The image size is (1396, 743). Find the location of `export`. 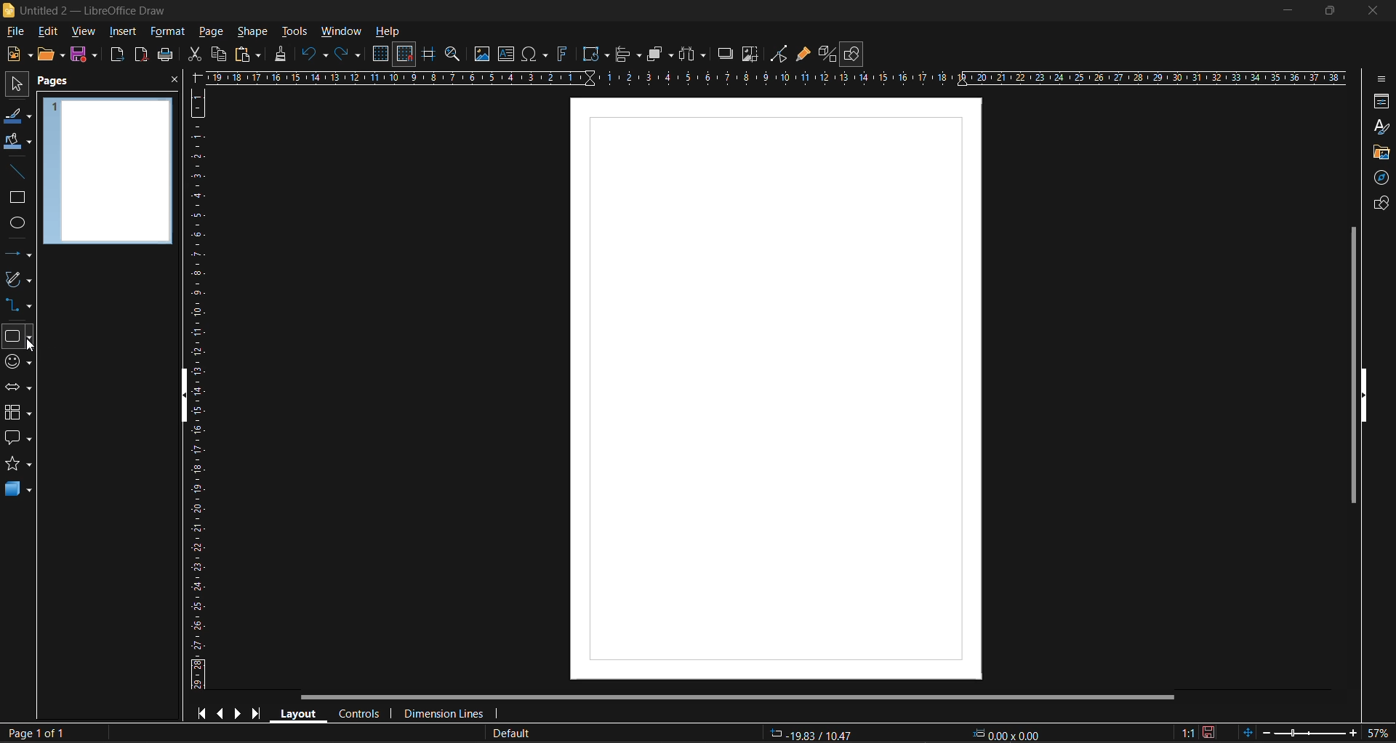

export is located at coordinates (118, 57).